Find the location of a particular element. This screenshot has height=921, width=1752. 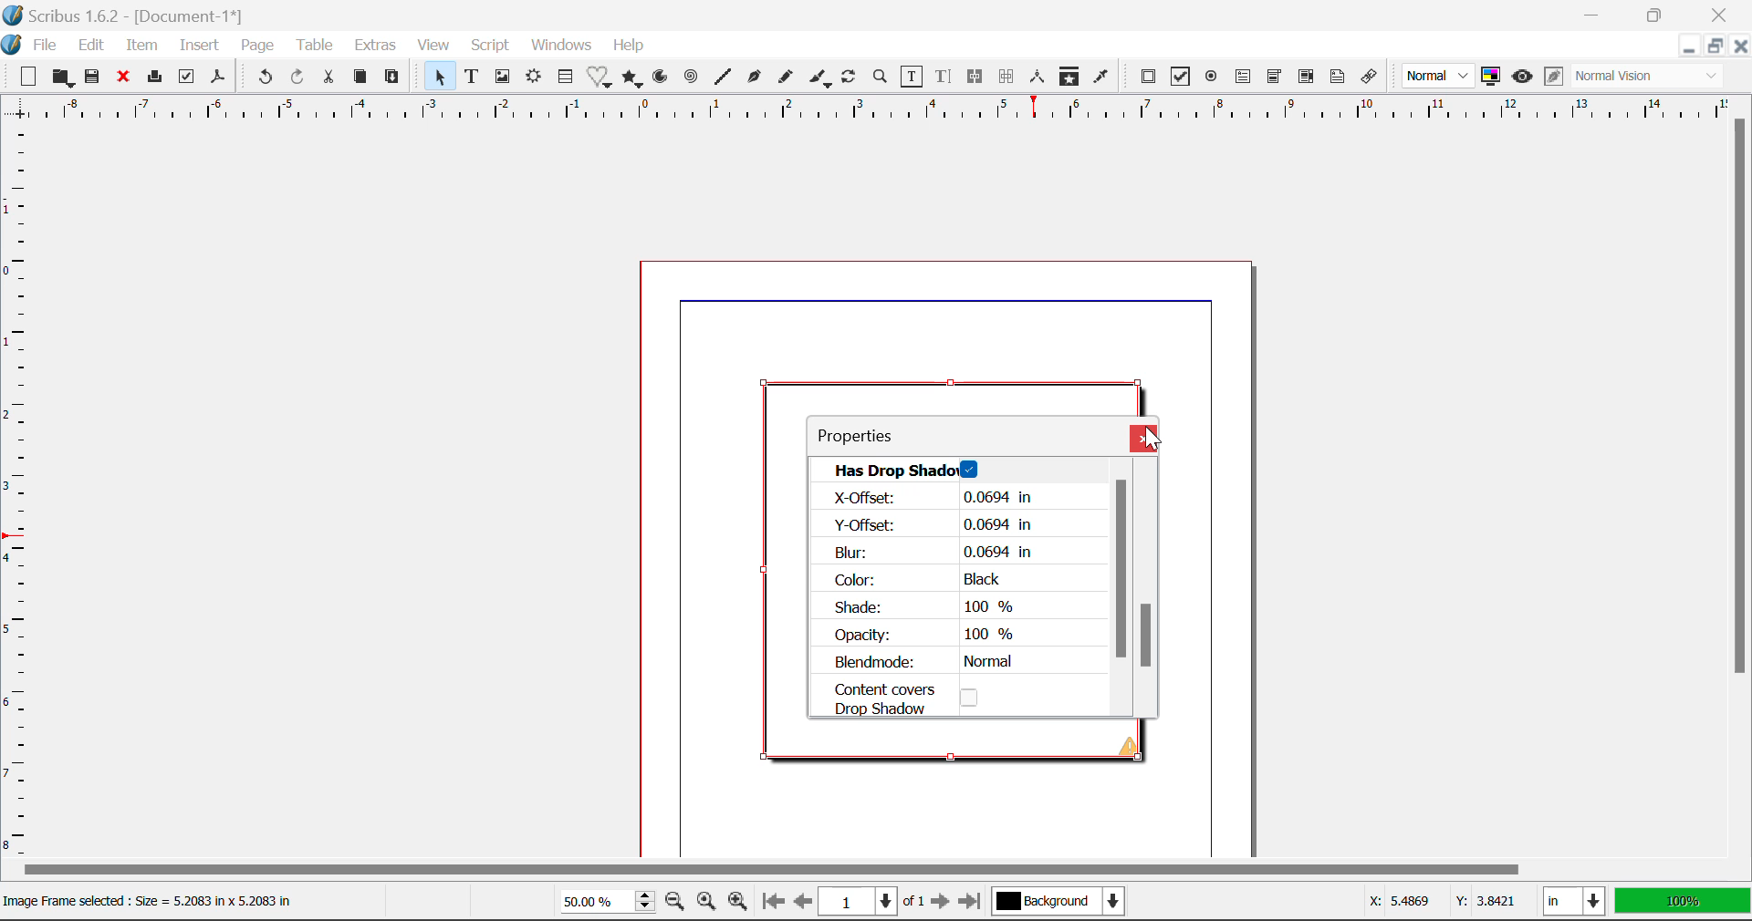

Text Annotation is located at coordinates (1338, 78).